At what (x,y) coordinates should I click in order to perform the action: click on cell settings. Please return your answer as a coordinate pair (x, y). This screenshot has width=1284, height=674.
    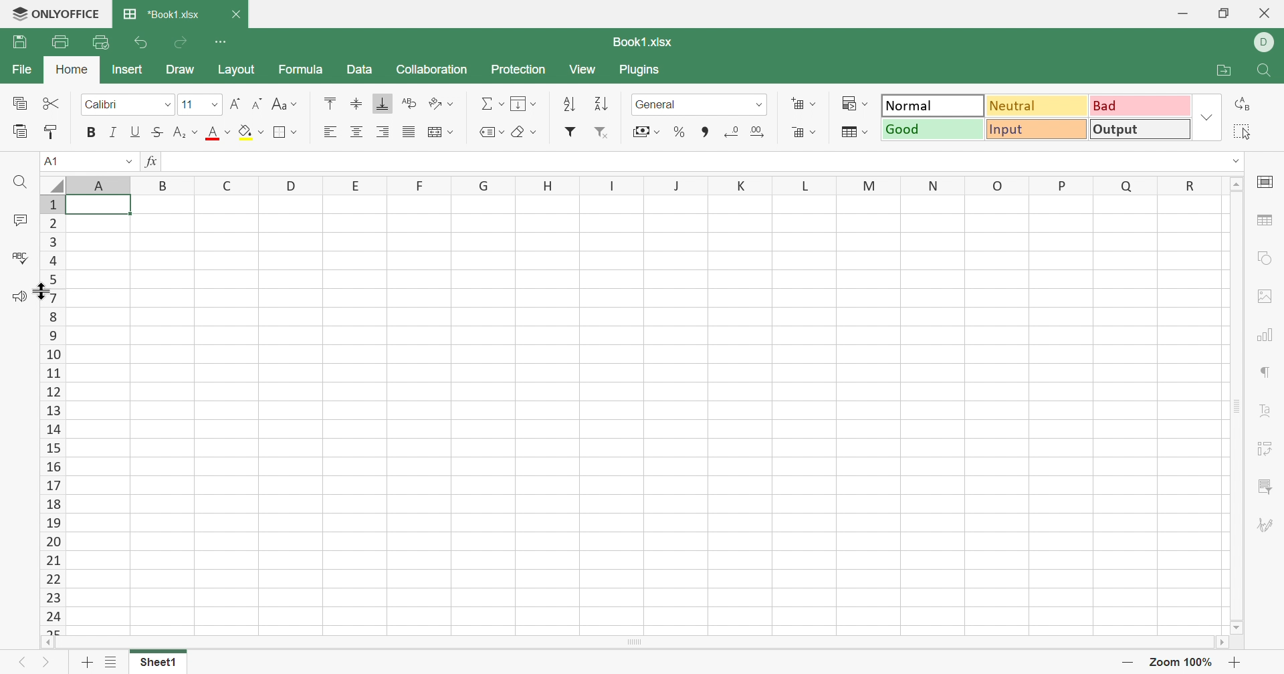
    Looking at the image, I should click on (1265, 184).